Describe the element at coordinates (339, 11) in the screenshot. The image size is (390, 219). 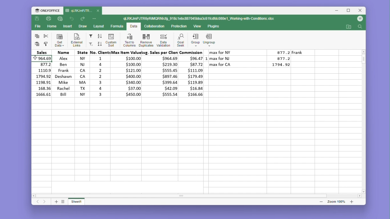
I see `Minimise ` at that location.